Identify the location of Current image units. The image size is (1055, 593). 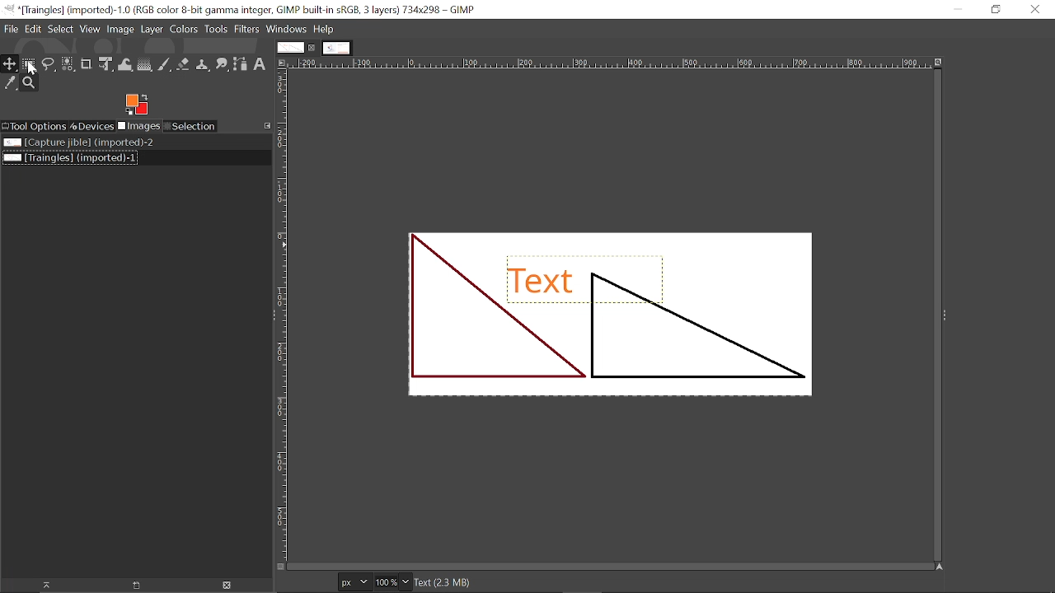
(351, 582).